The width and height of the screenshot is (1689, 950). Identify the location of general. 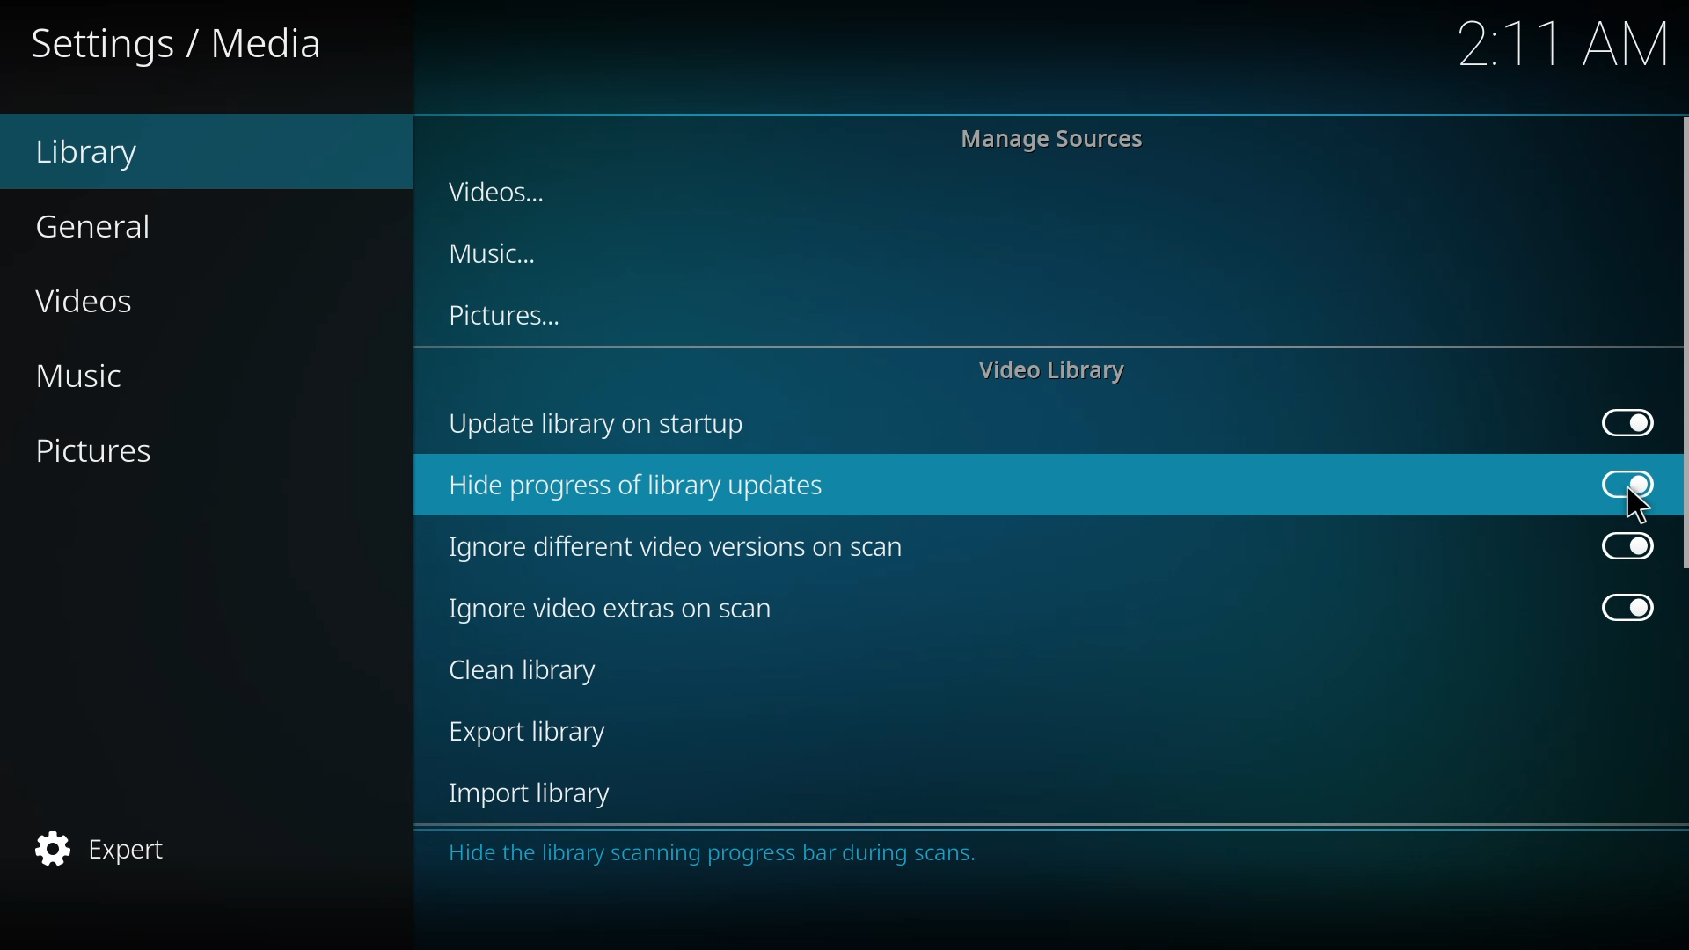
(98, 226).